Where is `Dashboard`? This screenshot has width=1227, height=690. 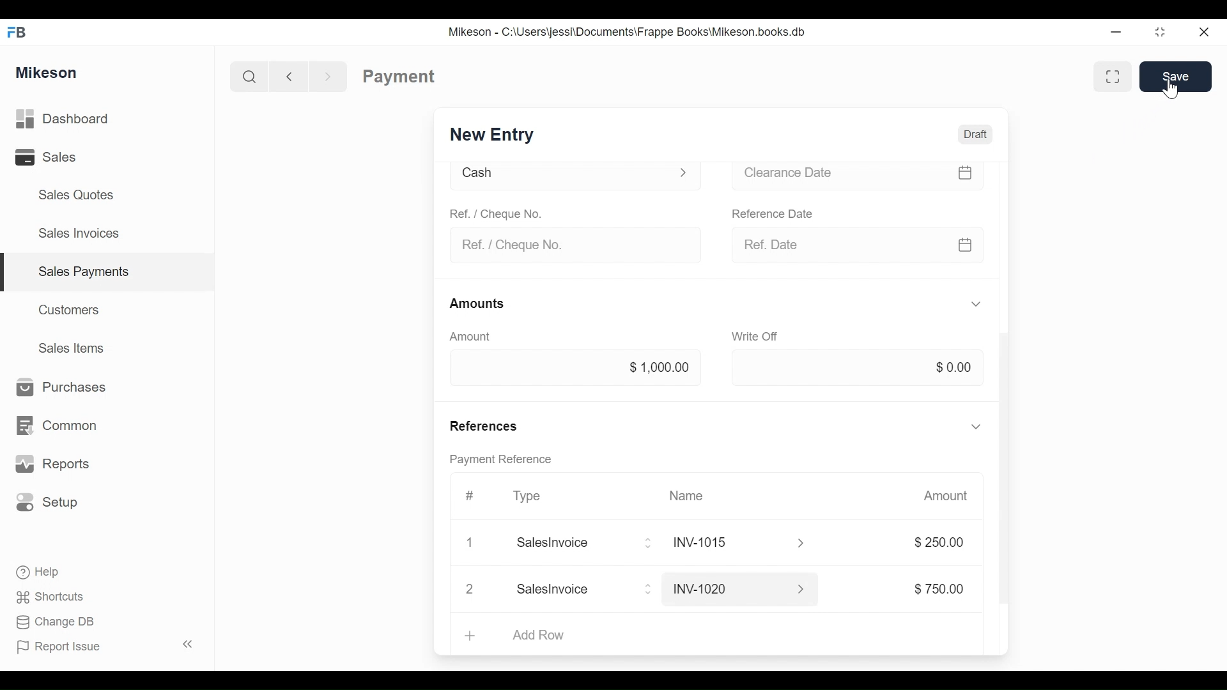
Dashboard is located at coordinates (84, 119).